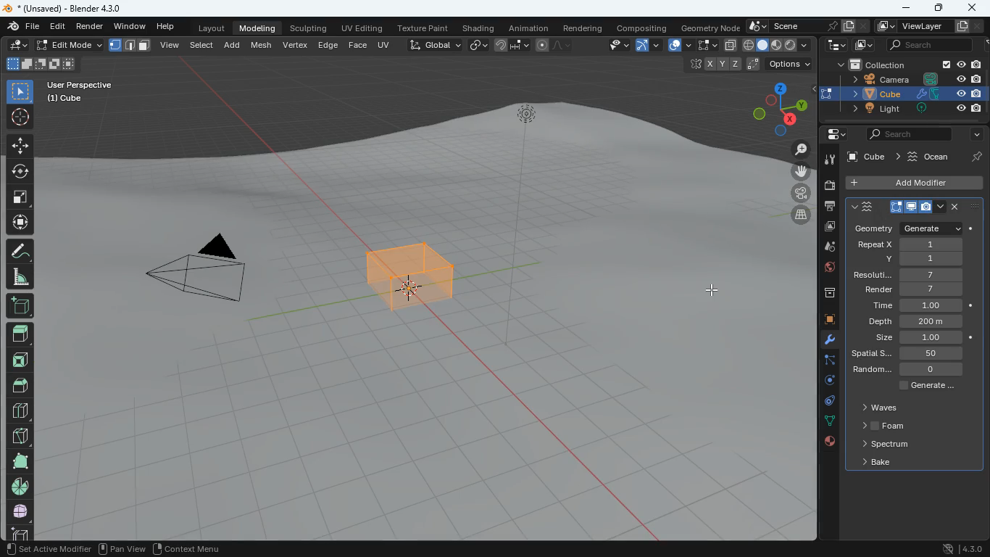 This screenshot has width=990, height=557. What do you see at coordinates (19, 307) in the screenshot?
I see `add` at bounding box center [19, 307].